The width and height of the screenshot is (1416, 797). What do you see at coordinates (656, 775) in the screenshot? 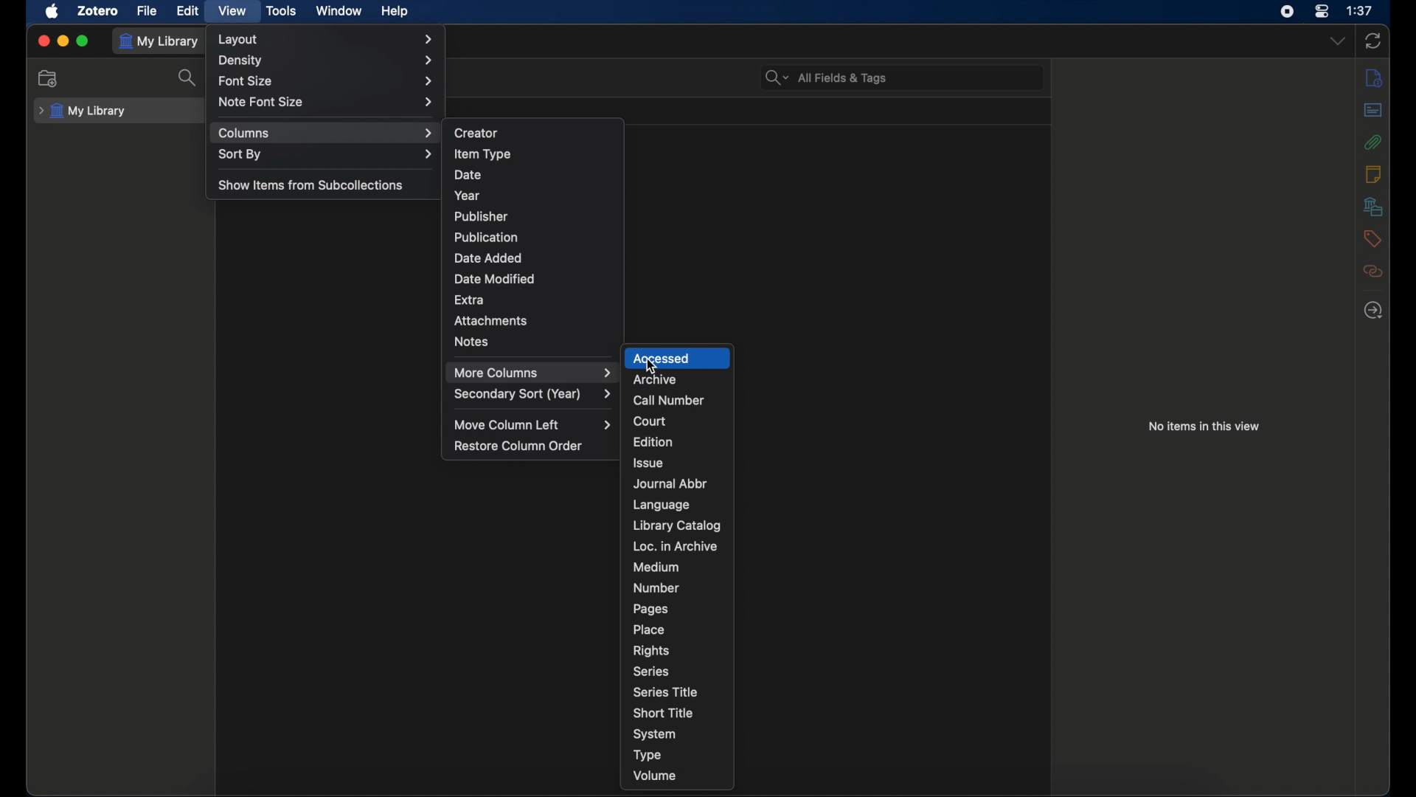
I see `volume` at bounding box center [656, 775].